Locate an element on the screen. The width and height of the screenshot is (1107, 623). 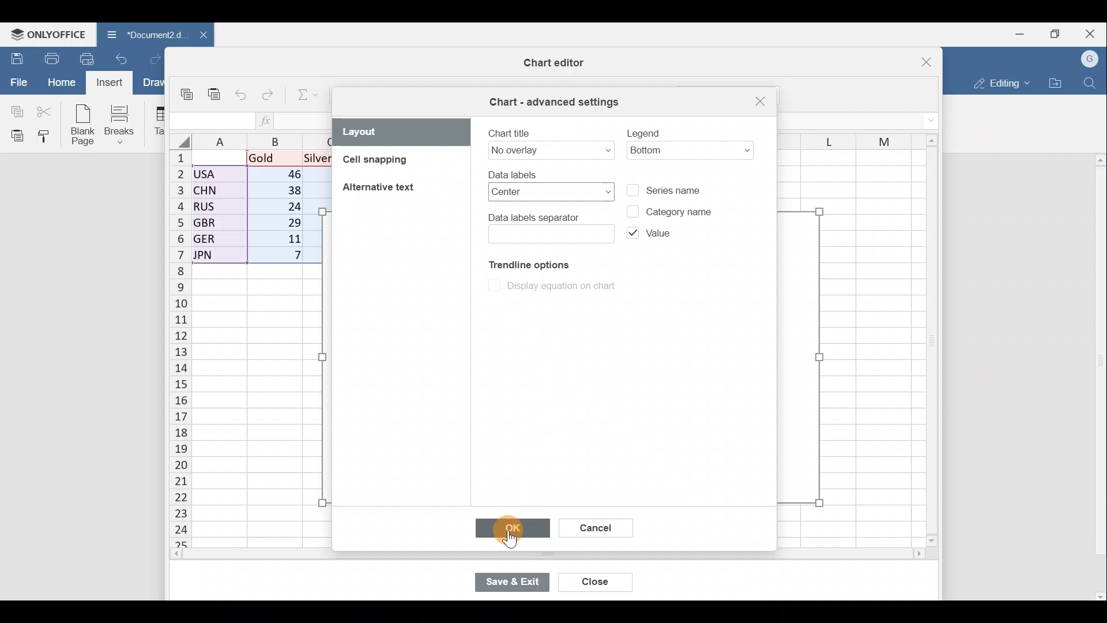
Insert function is located at coordinates (273, 120).